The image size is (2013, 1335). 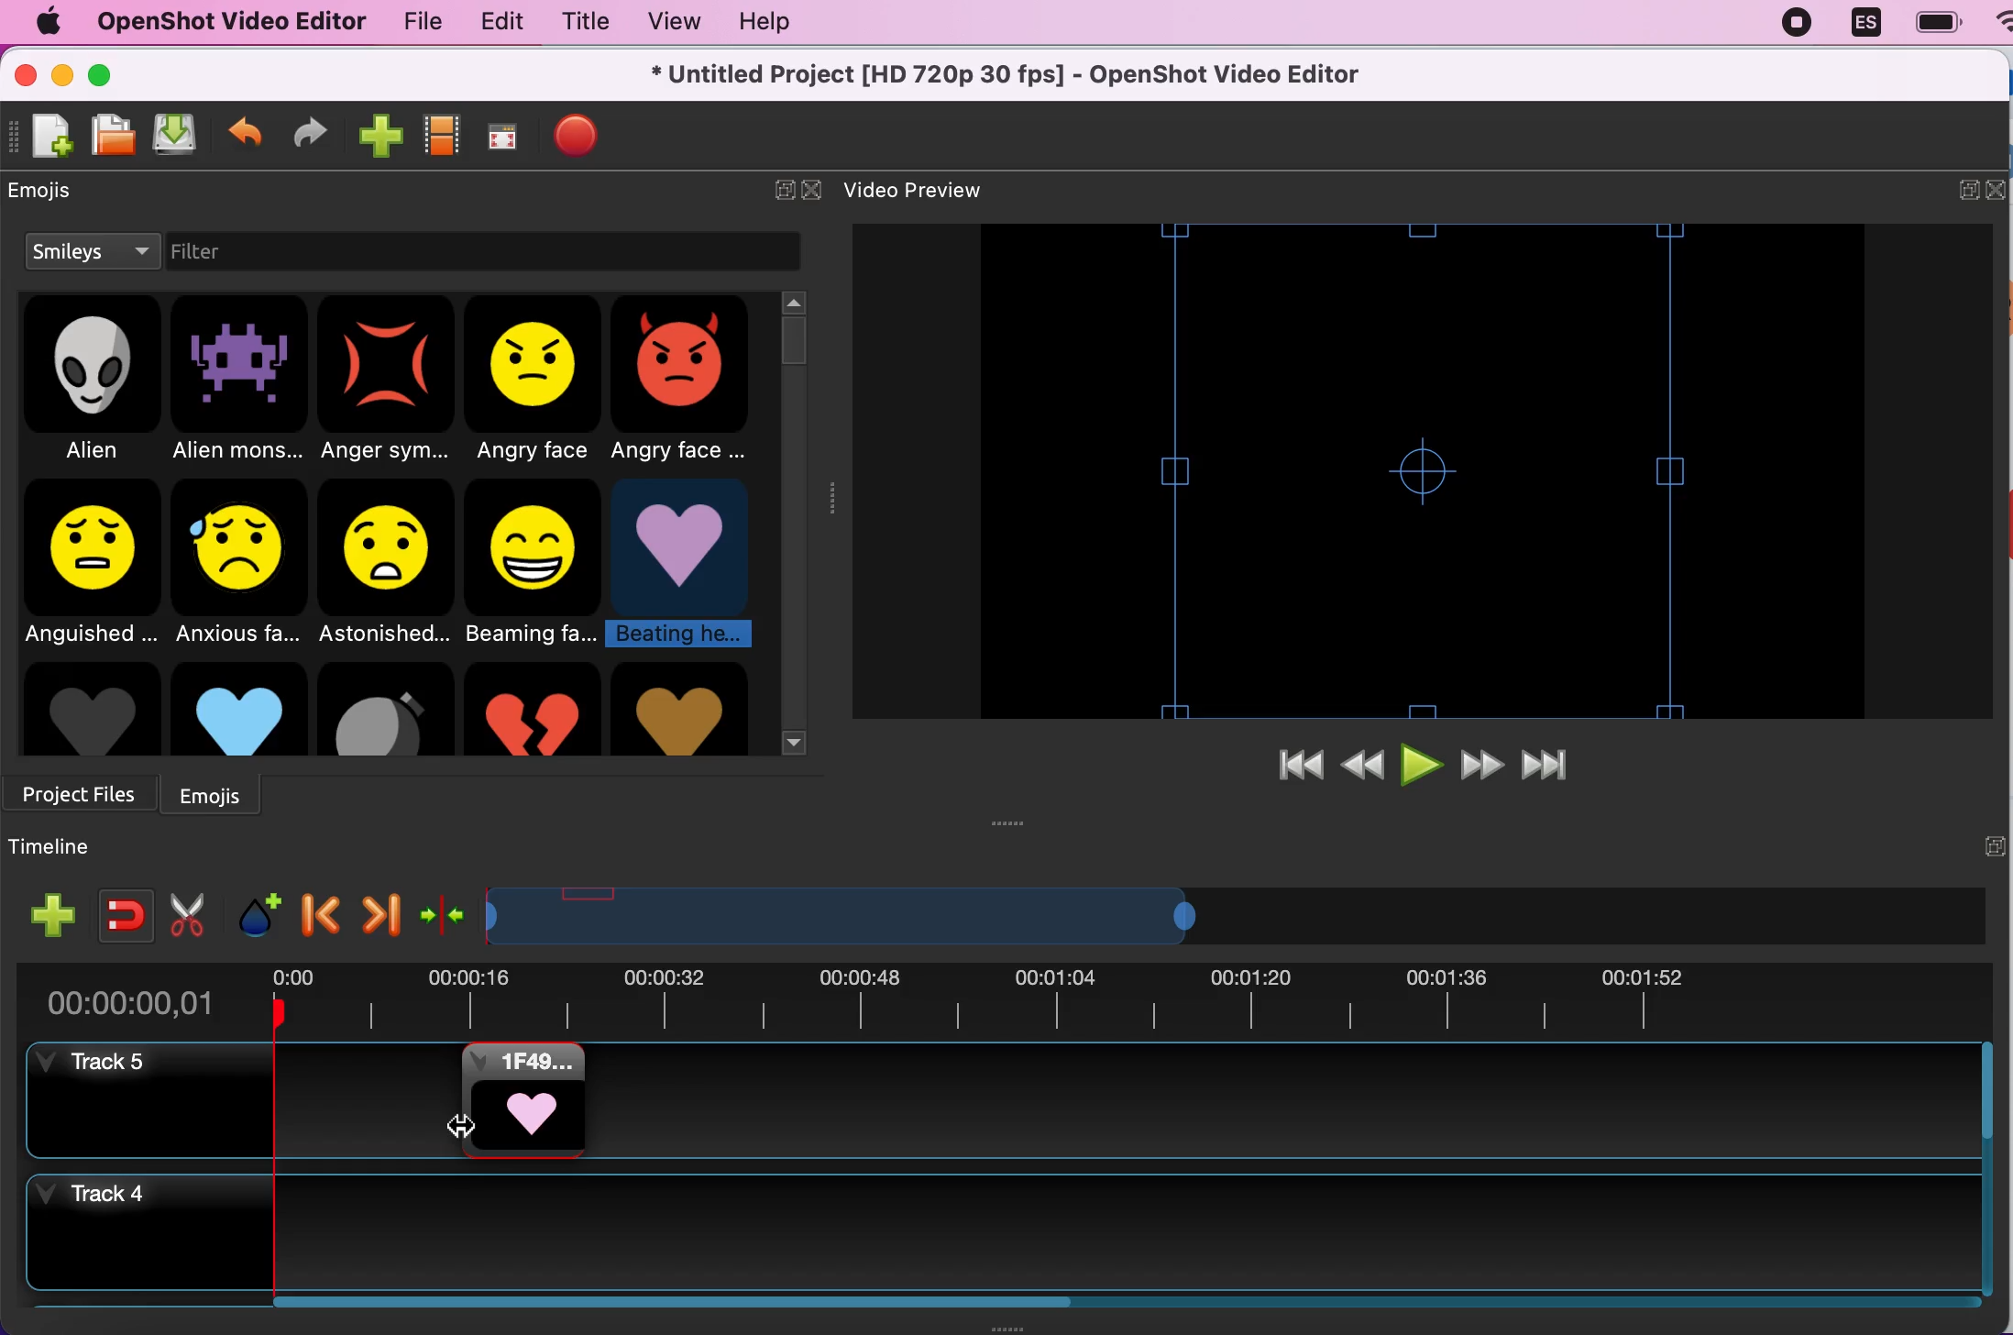 I want to click on minimize, so click(x=64, y=78).